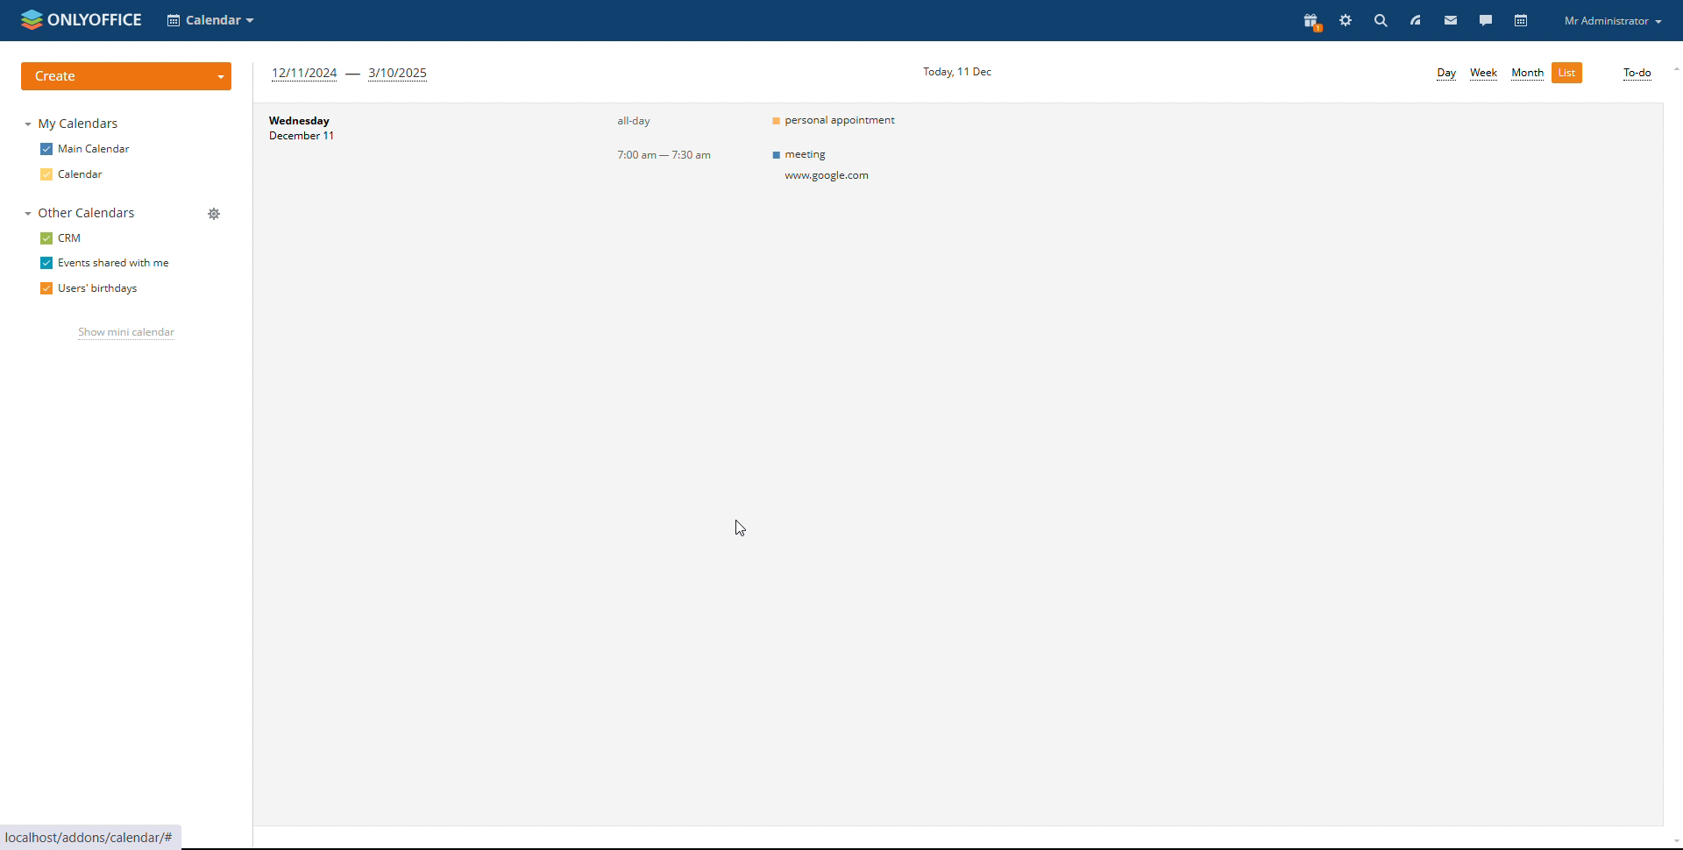 The image size is (1683, 850). I want to click on calendar, so click(77, 174).